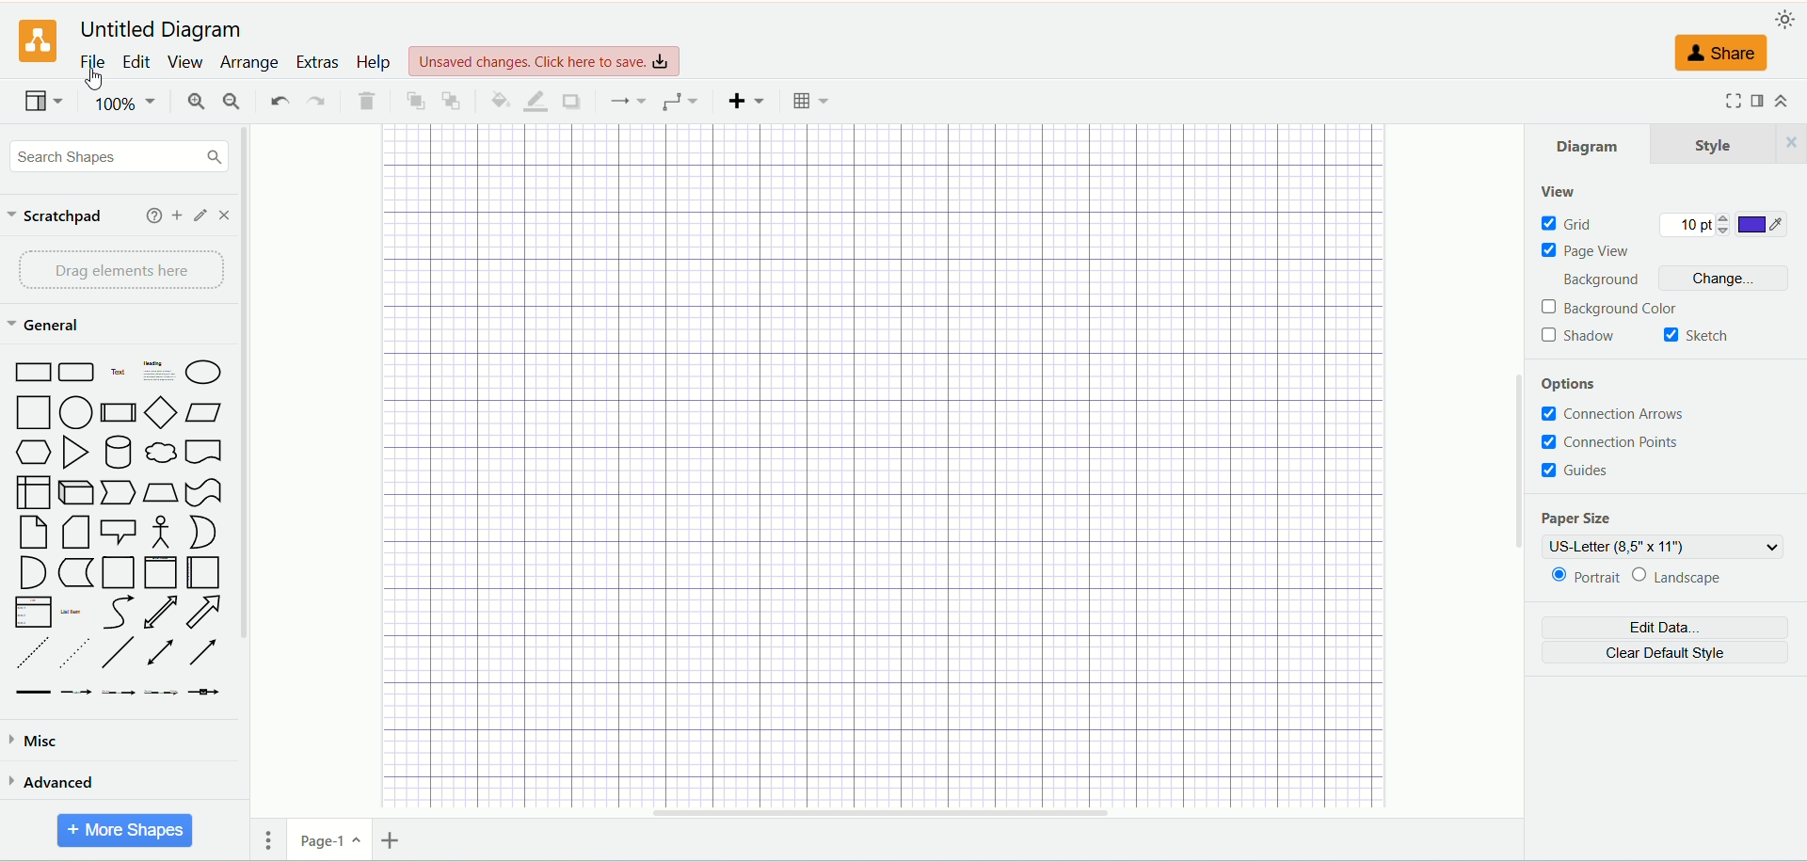 The height and width of the screenshot is (862, 1807). What do you see at coordinates (185, 62) in the screenshot?
I see `view` at bounding box center [185, 62].